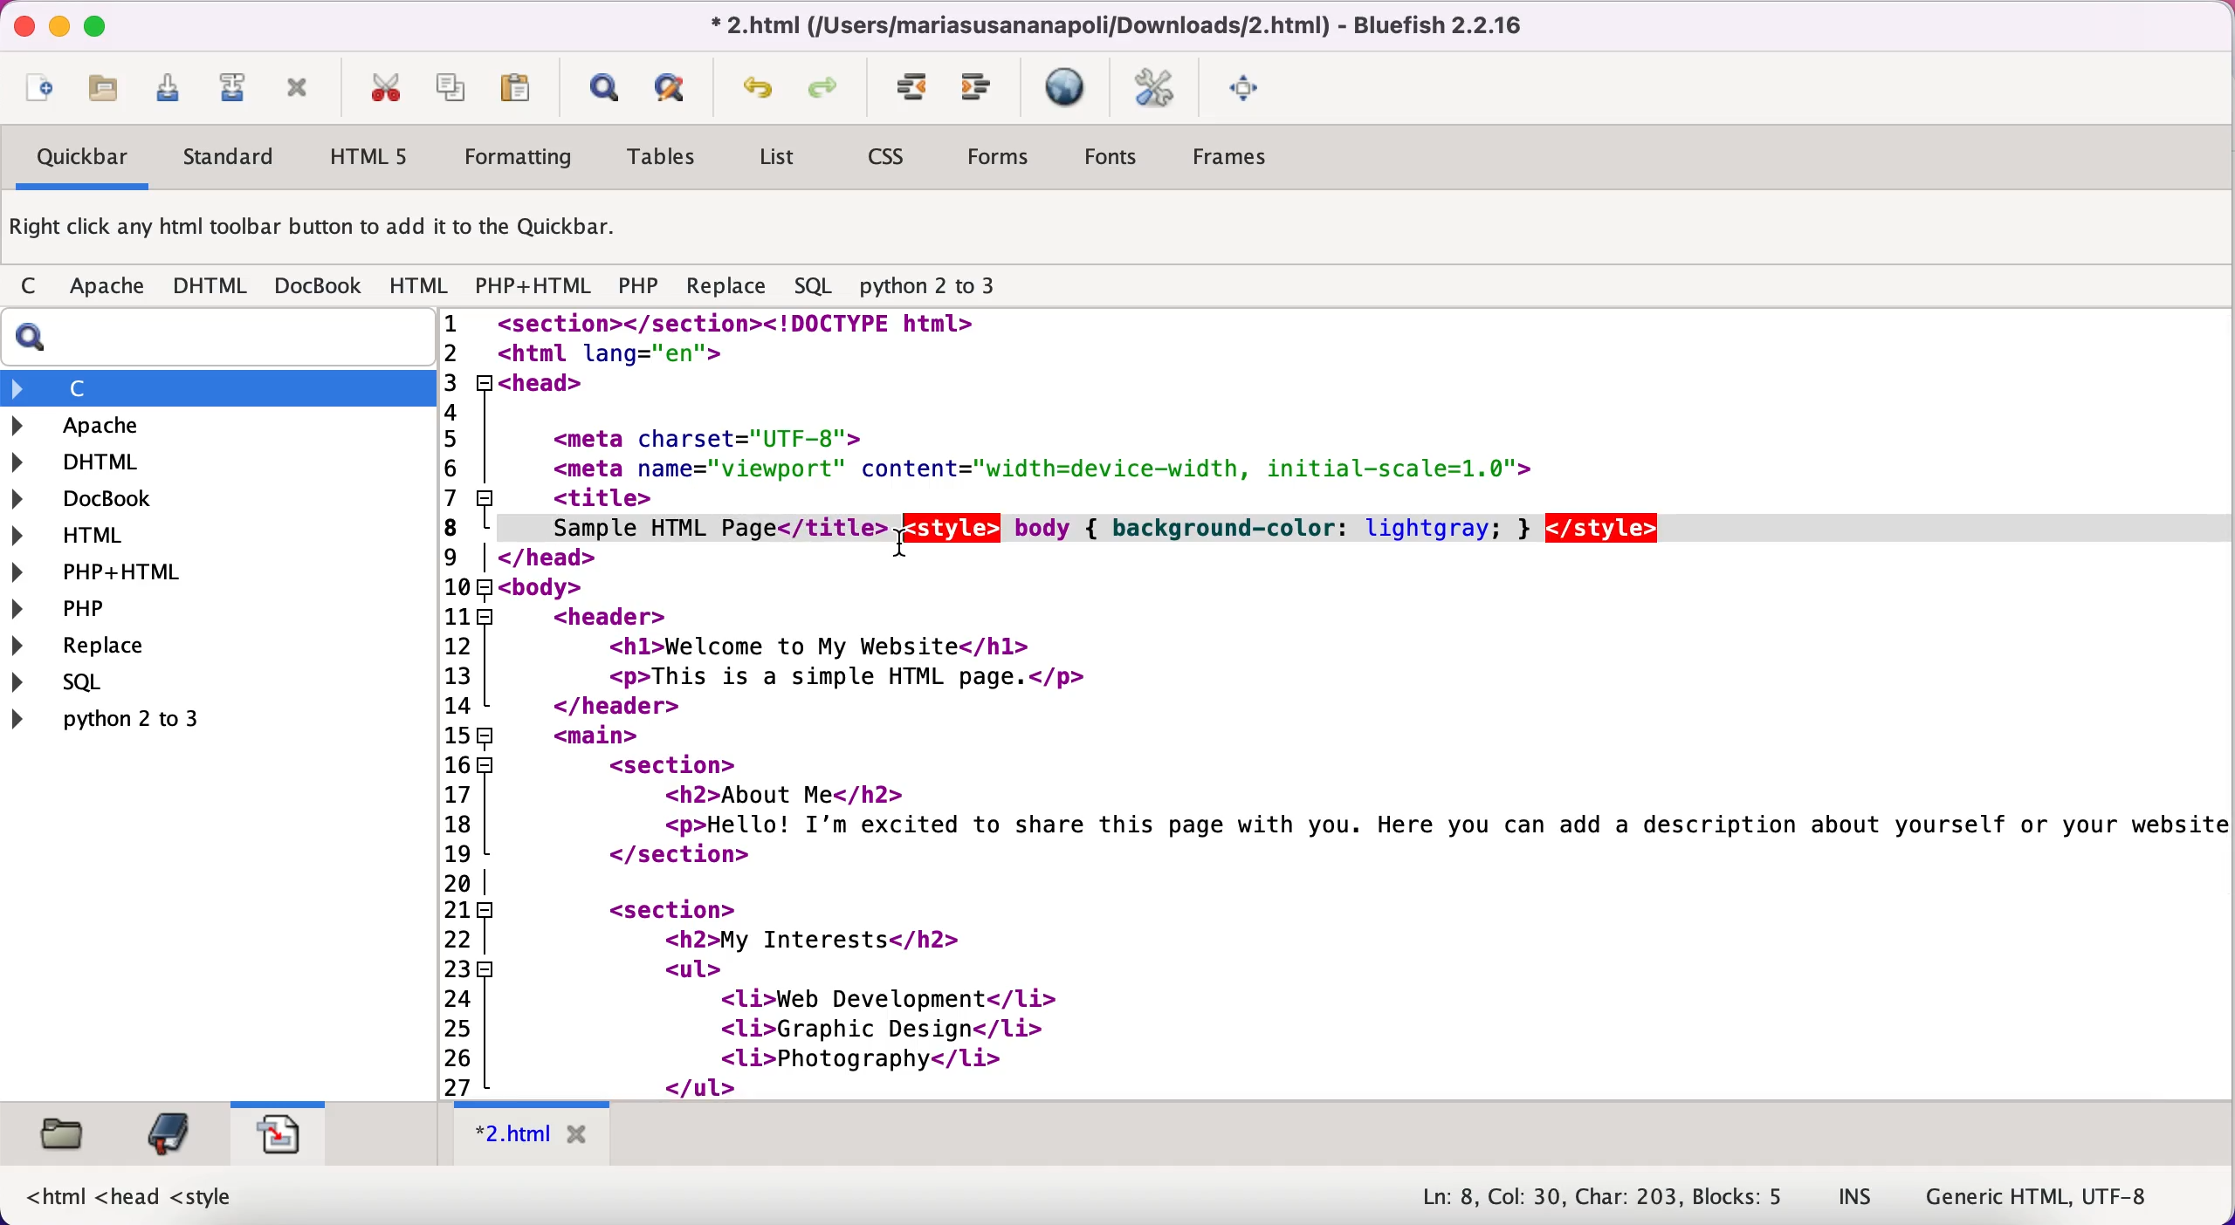 The height and width of the screenshot is (1225, 2235). I want to click on c, so click(34, 288).